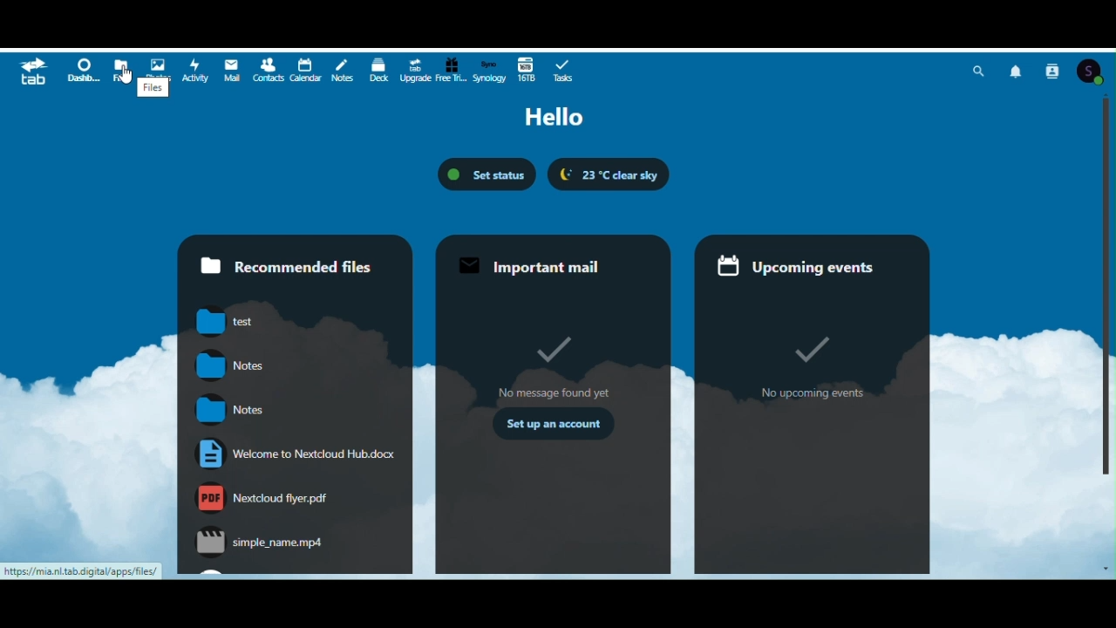 The width and height of the screenshot is (1116, 628). Describe the element at coordinates (305, 70) in the screenshot. I see `Calendar` at that location.